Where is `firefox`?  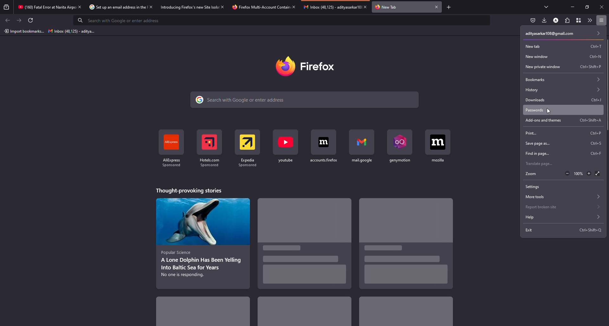
firefox is located at coordinates (307, 65).